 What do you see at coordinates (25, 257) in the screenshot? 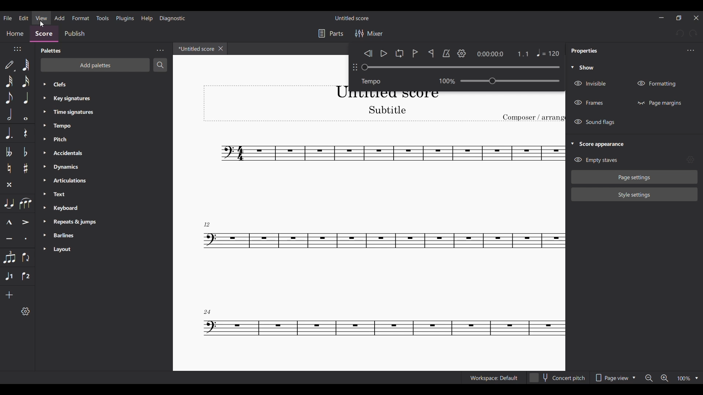
I see `Flip direction` at bounding box center [25, 257].